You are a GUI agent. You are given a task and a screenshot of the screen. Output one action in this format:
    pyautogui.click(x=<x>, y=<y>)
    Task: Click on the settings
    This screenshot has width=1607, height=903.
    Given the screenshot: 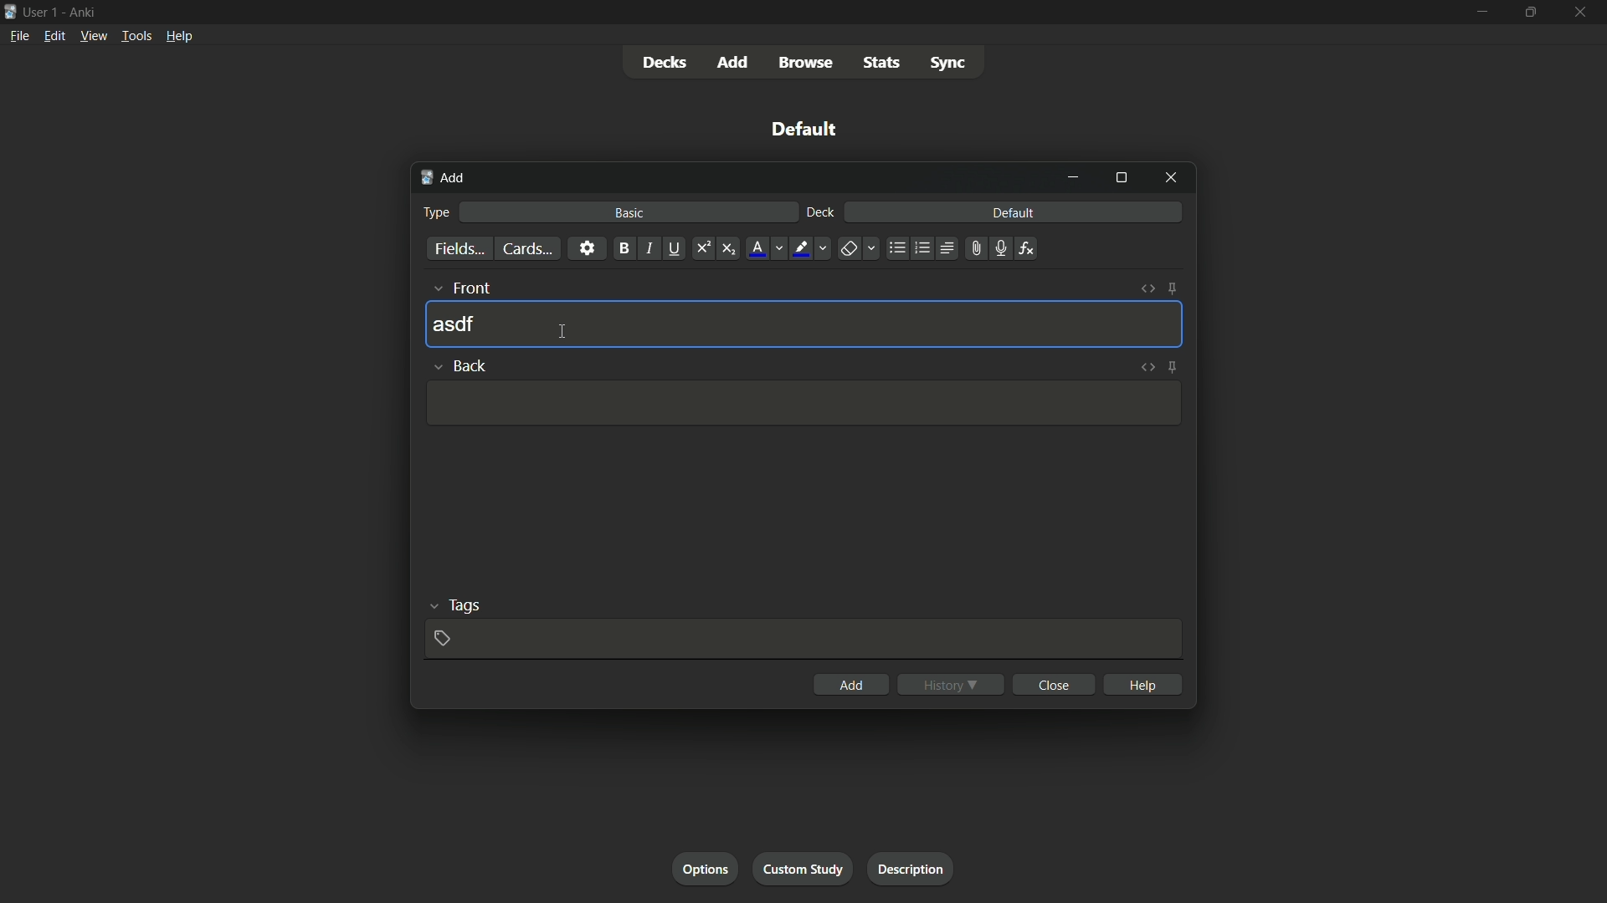 What is the action you would take?
    pyautogui.click(x=588, y=248)
    